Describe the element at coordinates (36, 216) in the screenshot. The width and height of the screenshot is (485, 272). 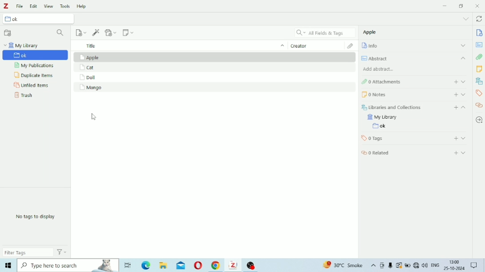
I see `No tags to display` at that location.